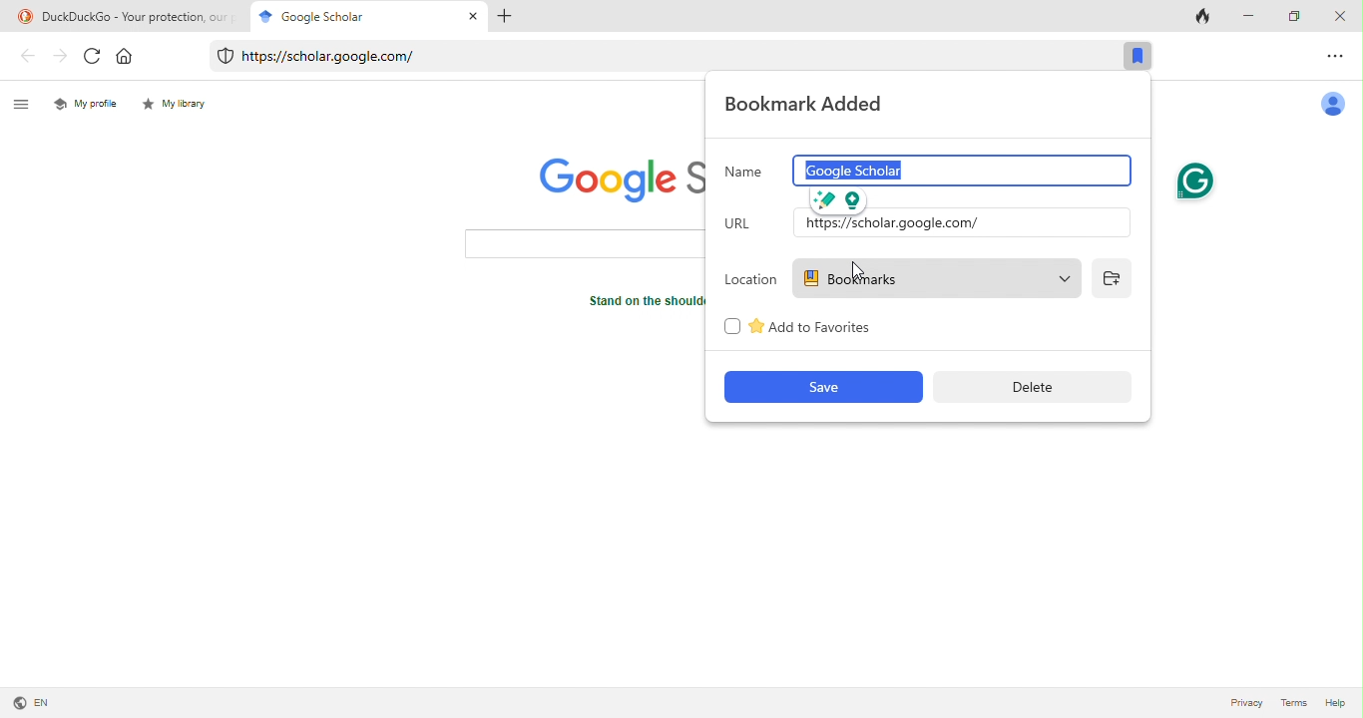 This screenshot has width=1363, height=718. I want to click on my profile, so click(86, 103).